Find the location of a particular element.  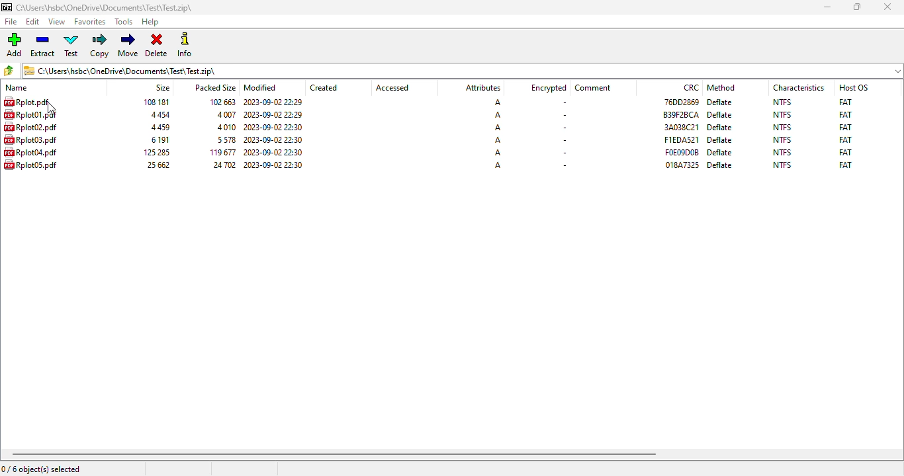

packed size is located at coordinates (225, 114).